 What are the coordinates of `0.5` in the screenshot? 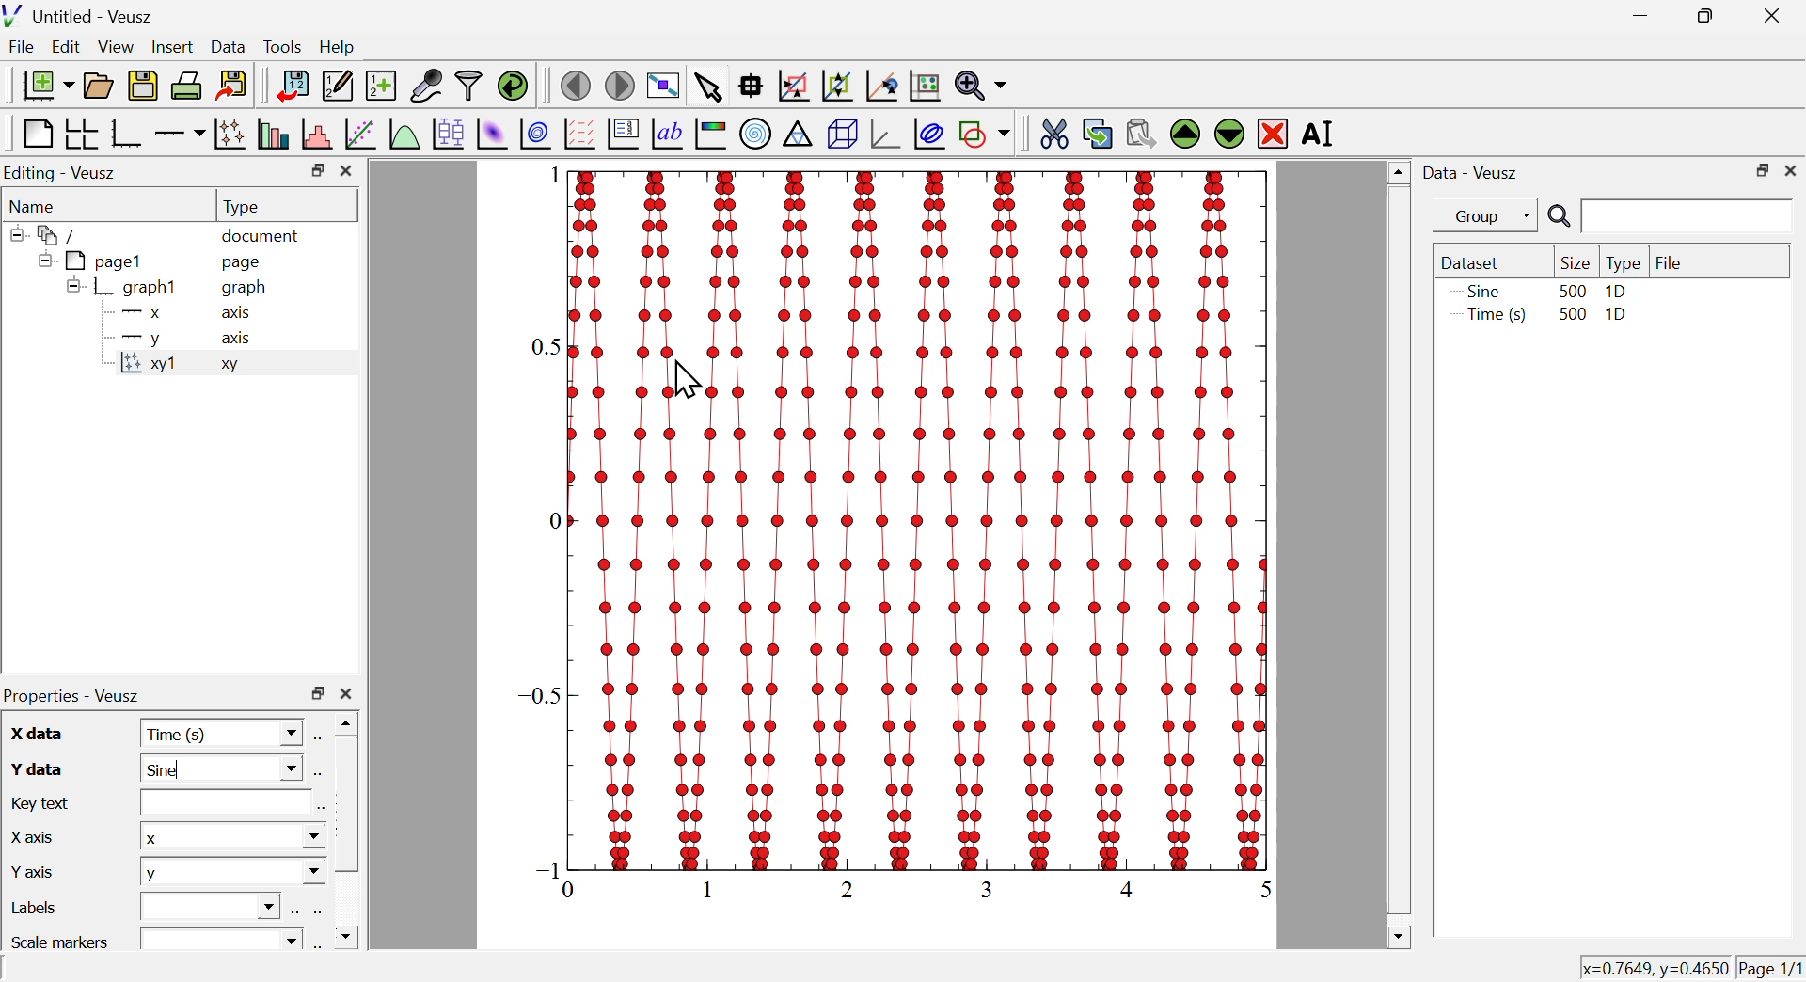 It's located at (550, 346).